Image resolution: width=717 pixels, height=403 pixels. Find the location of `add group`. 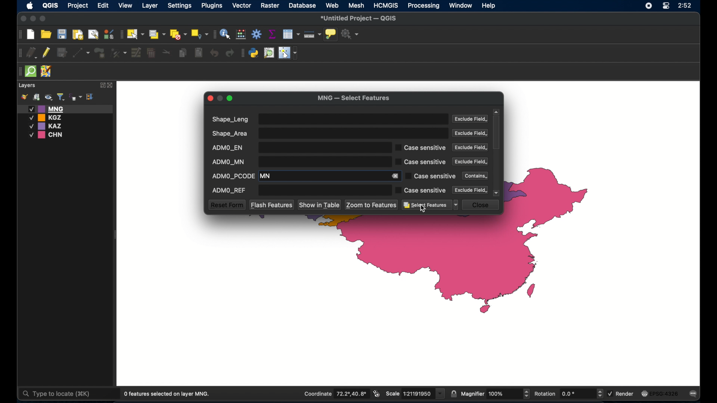

add group is located at coordinates (36, 97).